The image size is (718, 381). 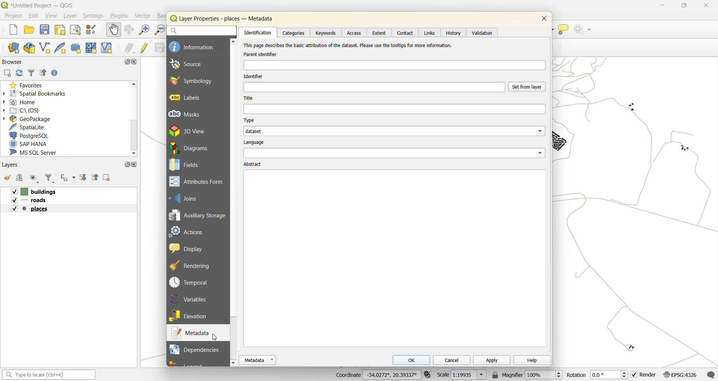 I want to click on dependencies, so click(x=194, y=350).